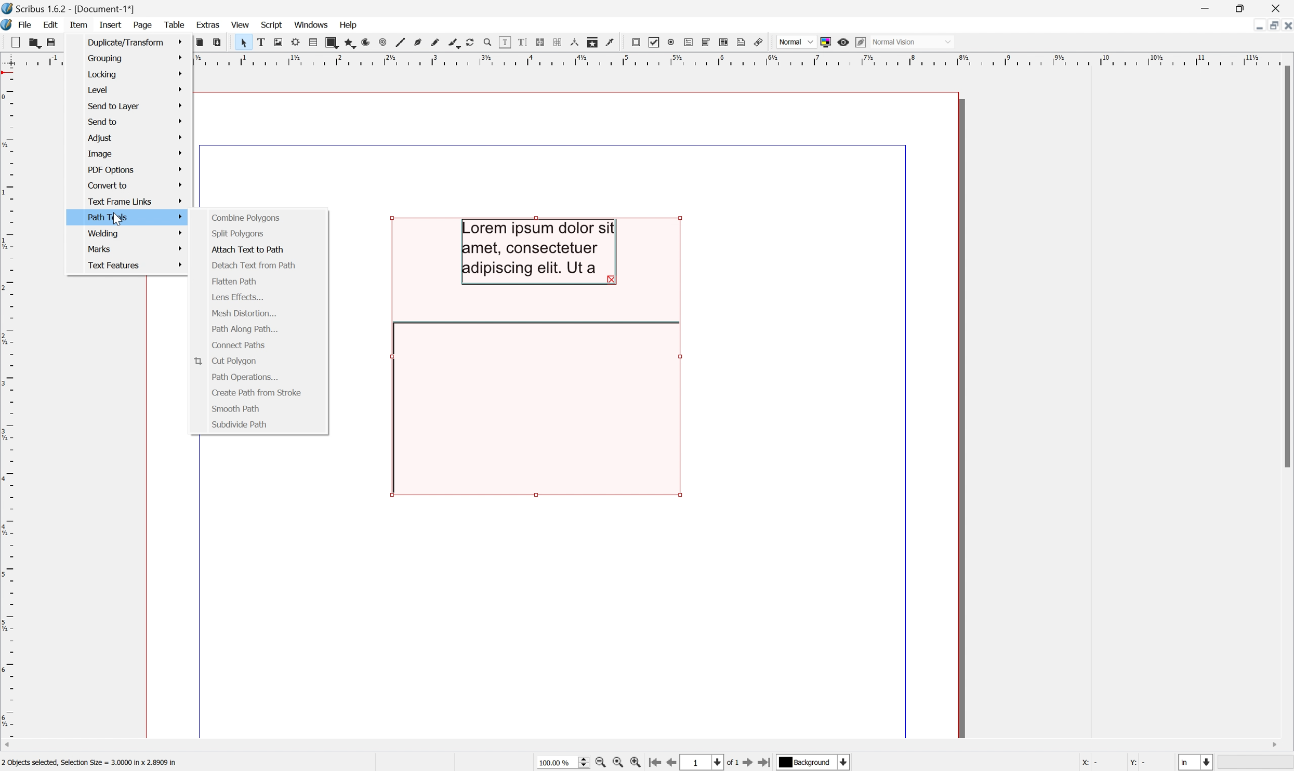 Image resolution: width=1294 pixels, height=771 pixels. What do you see at coordinates (349, 40) in the screenshot?
I see `Polygon` at bounding box center [349, 40].